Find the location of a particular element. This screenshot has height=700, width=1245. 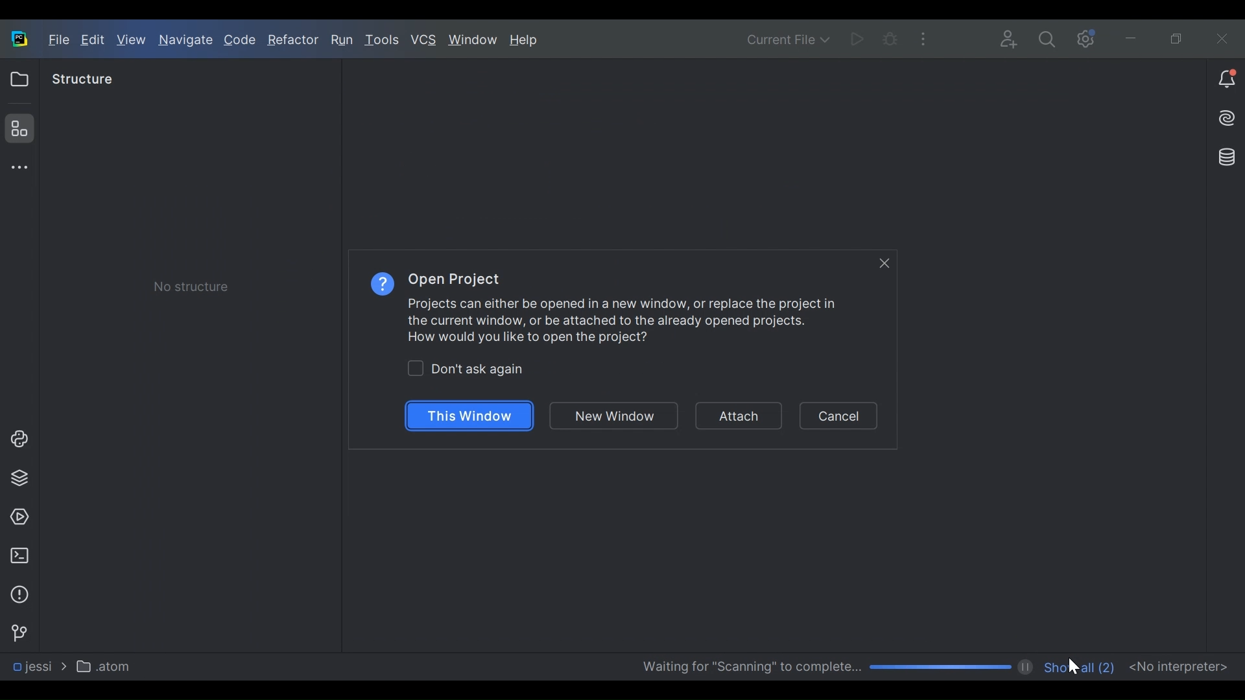

Terminal is located at coordinates (19, 555).